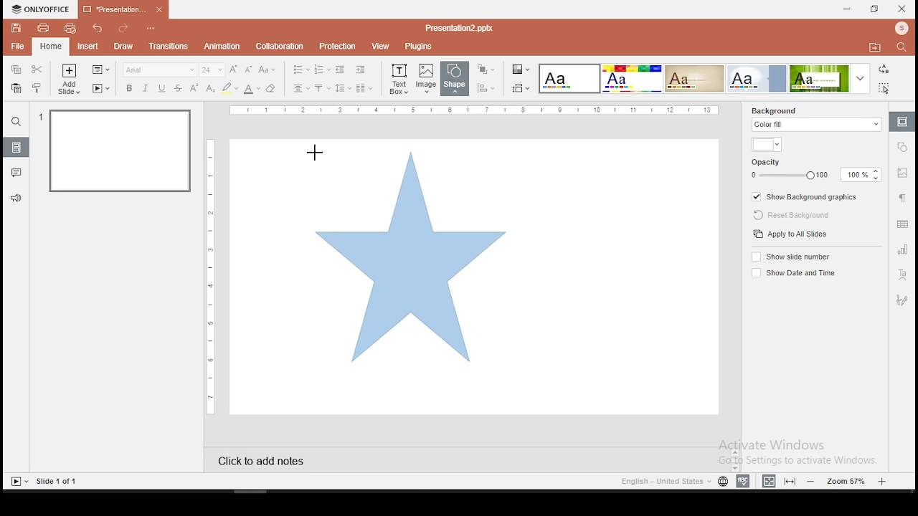 This screenshot has width=918, height=516. Describe the element at coordinates (886, 87) in the screenshot. I see `select all` at that location.